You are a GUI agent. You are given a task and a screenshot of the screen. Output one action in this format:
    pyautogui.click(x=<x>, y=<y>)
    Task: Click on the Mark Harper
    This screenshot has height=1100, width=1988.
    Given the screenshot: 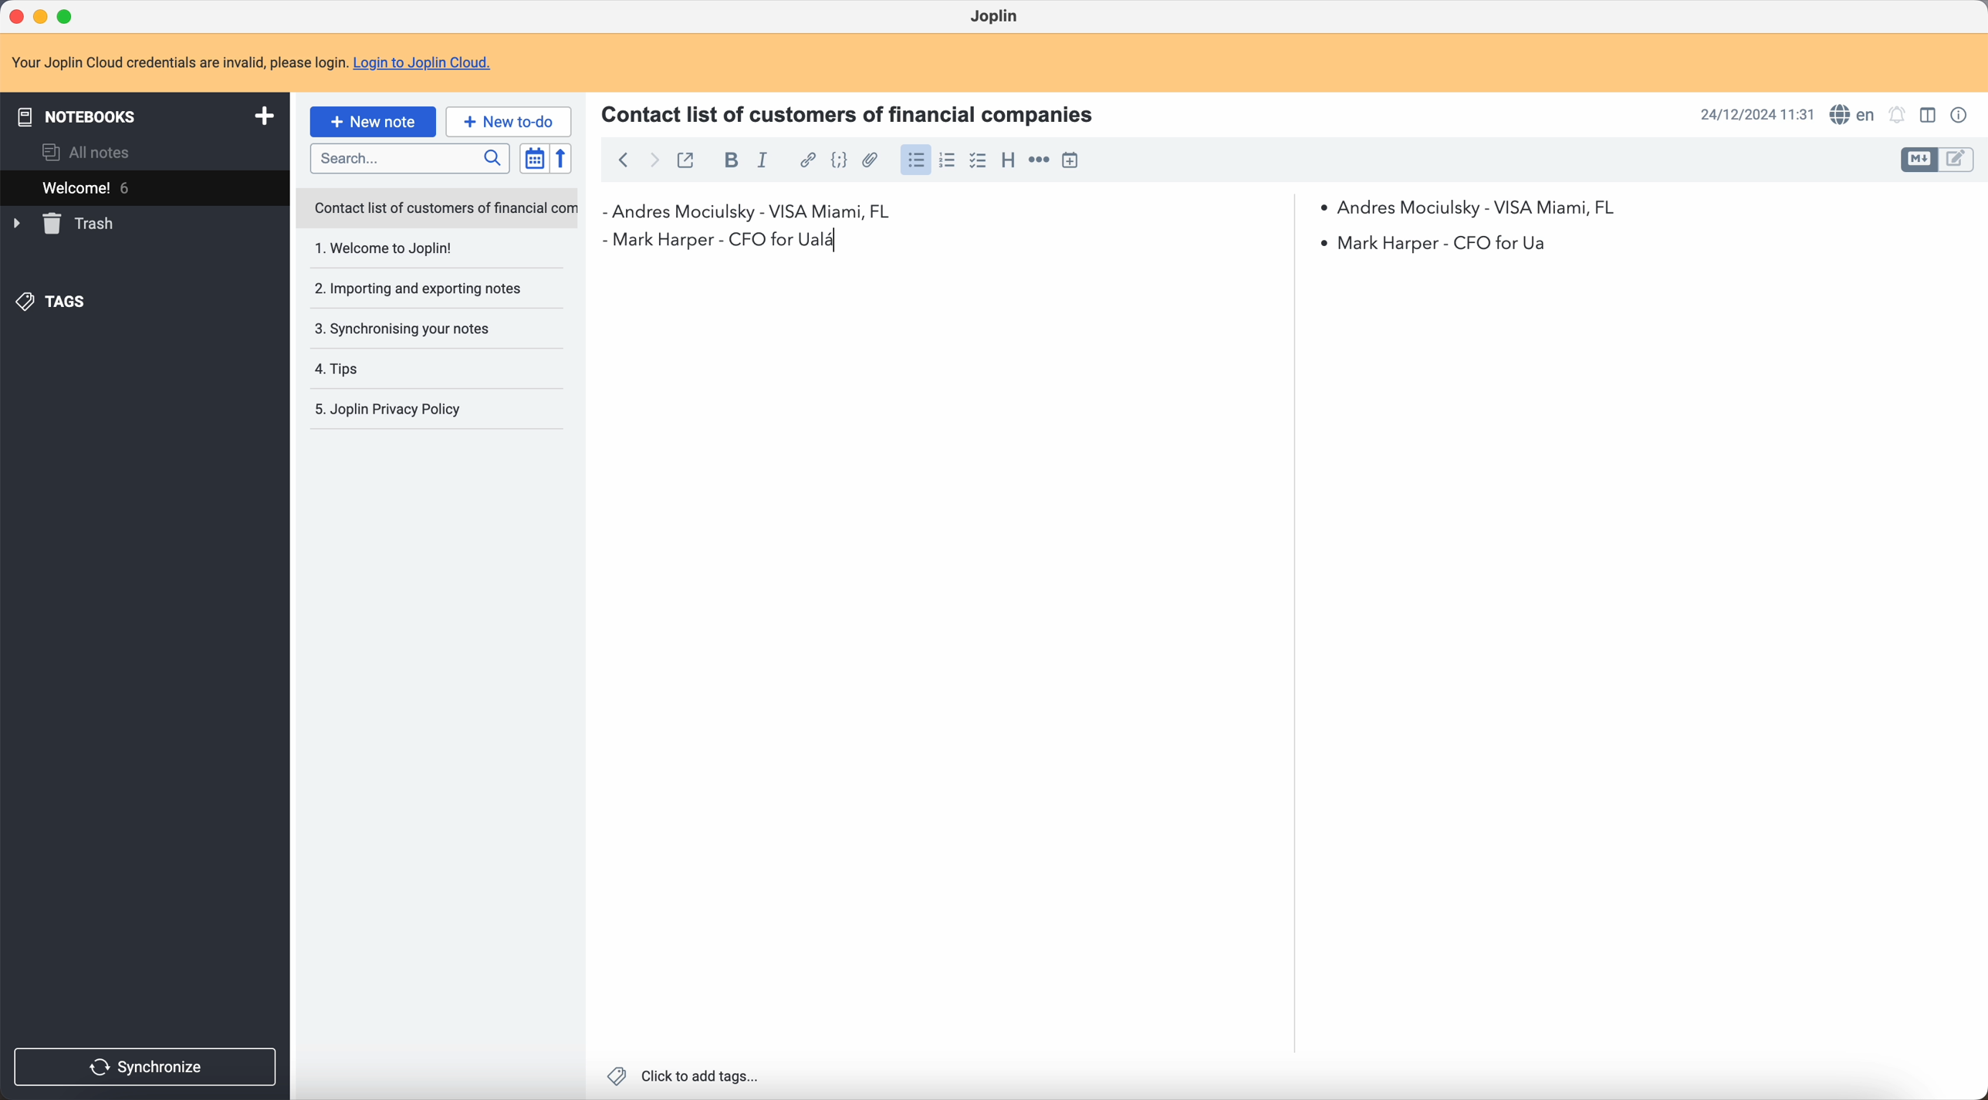 What is the action you would take?
    pyautogui.click(x=1084, y=241)
    